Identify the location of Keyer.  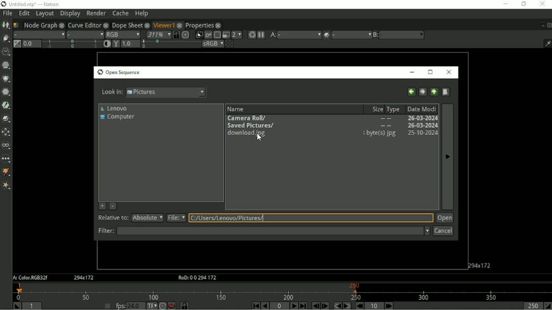
(6, 106).